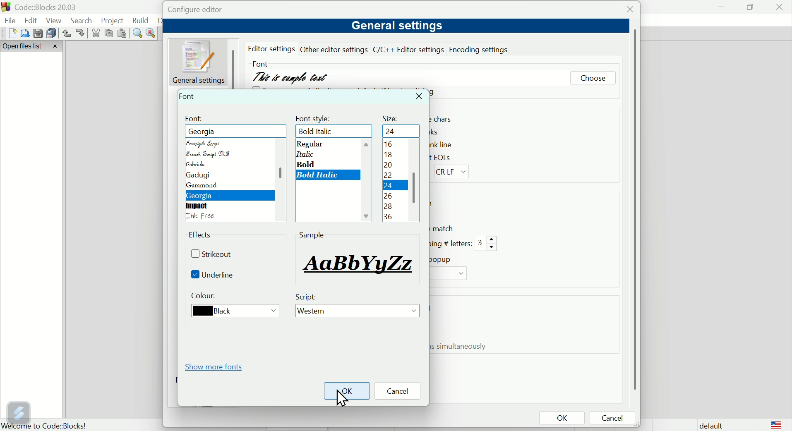 This screenshot has height=431, width=792. Describe the element at coordinates (199, 164) in the screenshot. I see `Gabriola` at that location.